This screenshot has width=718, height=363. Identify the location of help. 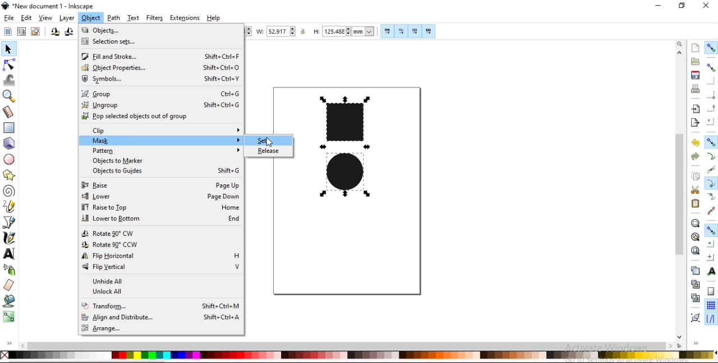
(214, 18).